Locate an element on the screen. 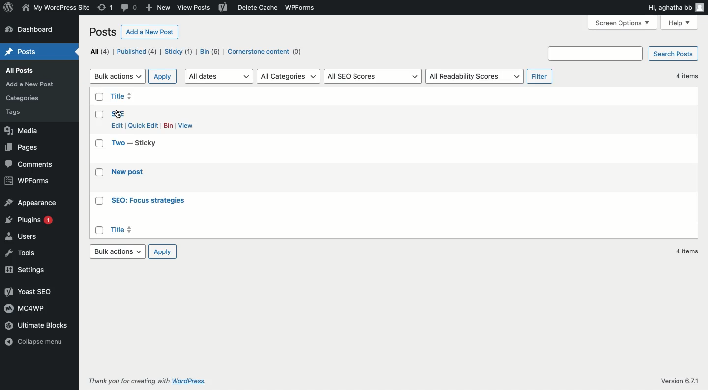 The image size is (708, 390). Bin is located at coordinates (169, 126).